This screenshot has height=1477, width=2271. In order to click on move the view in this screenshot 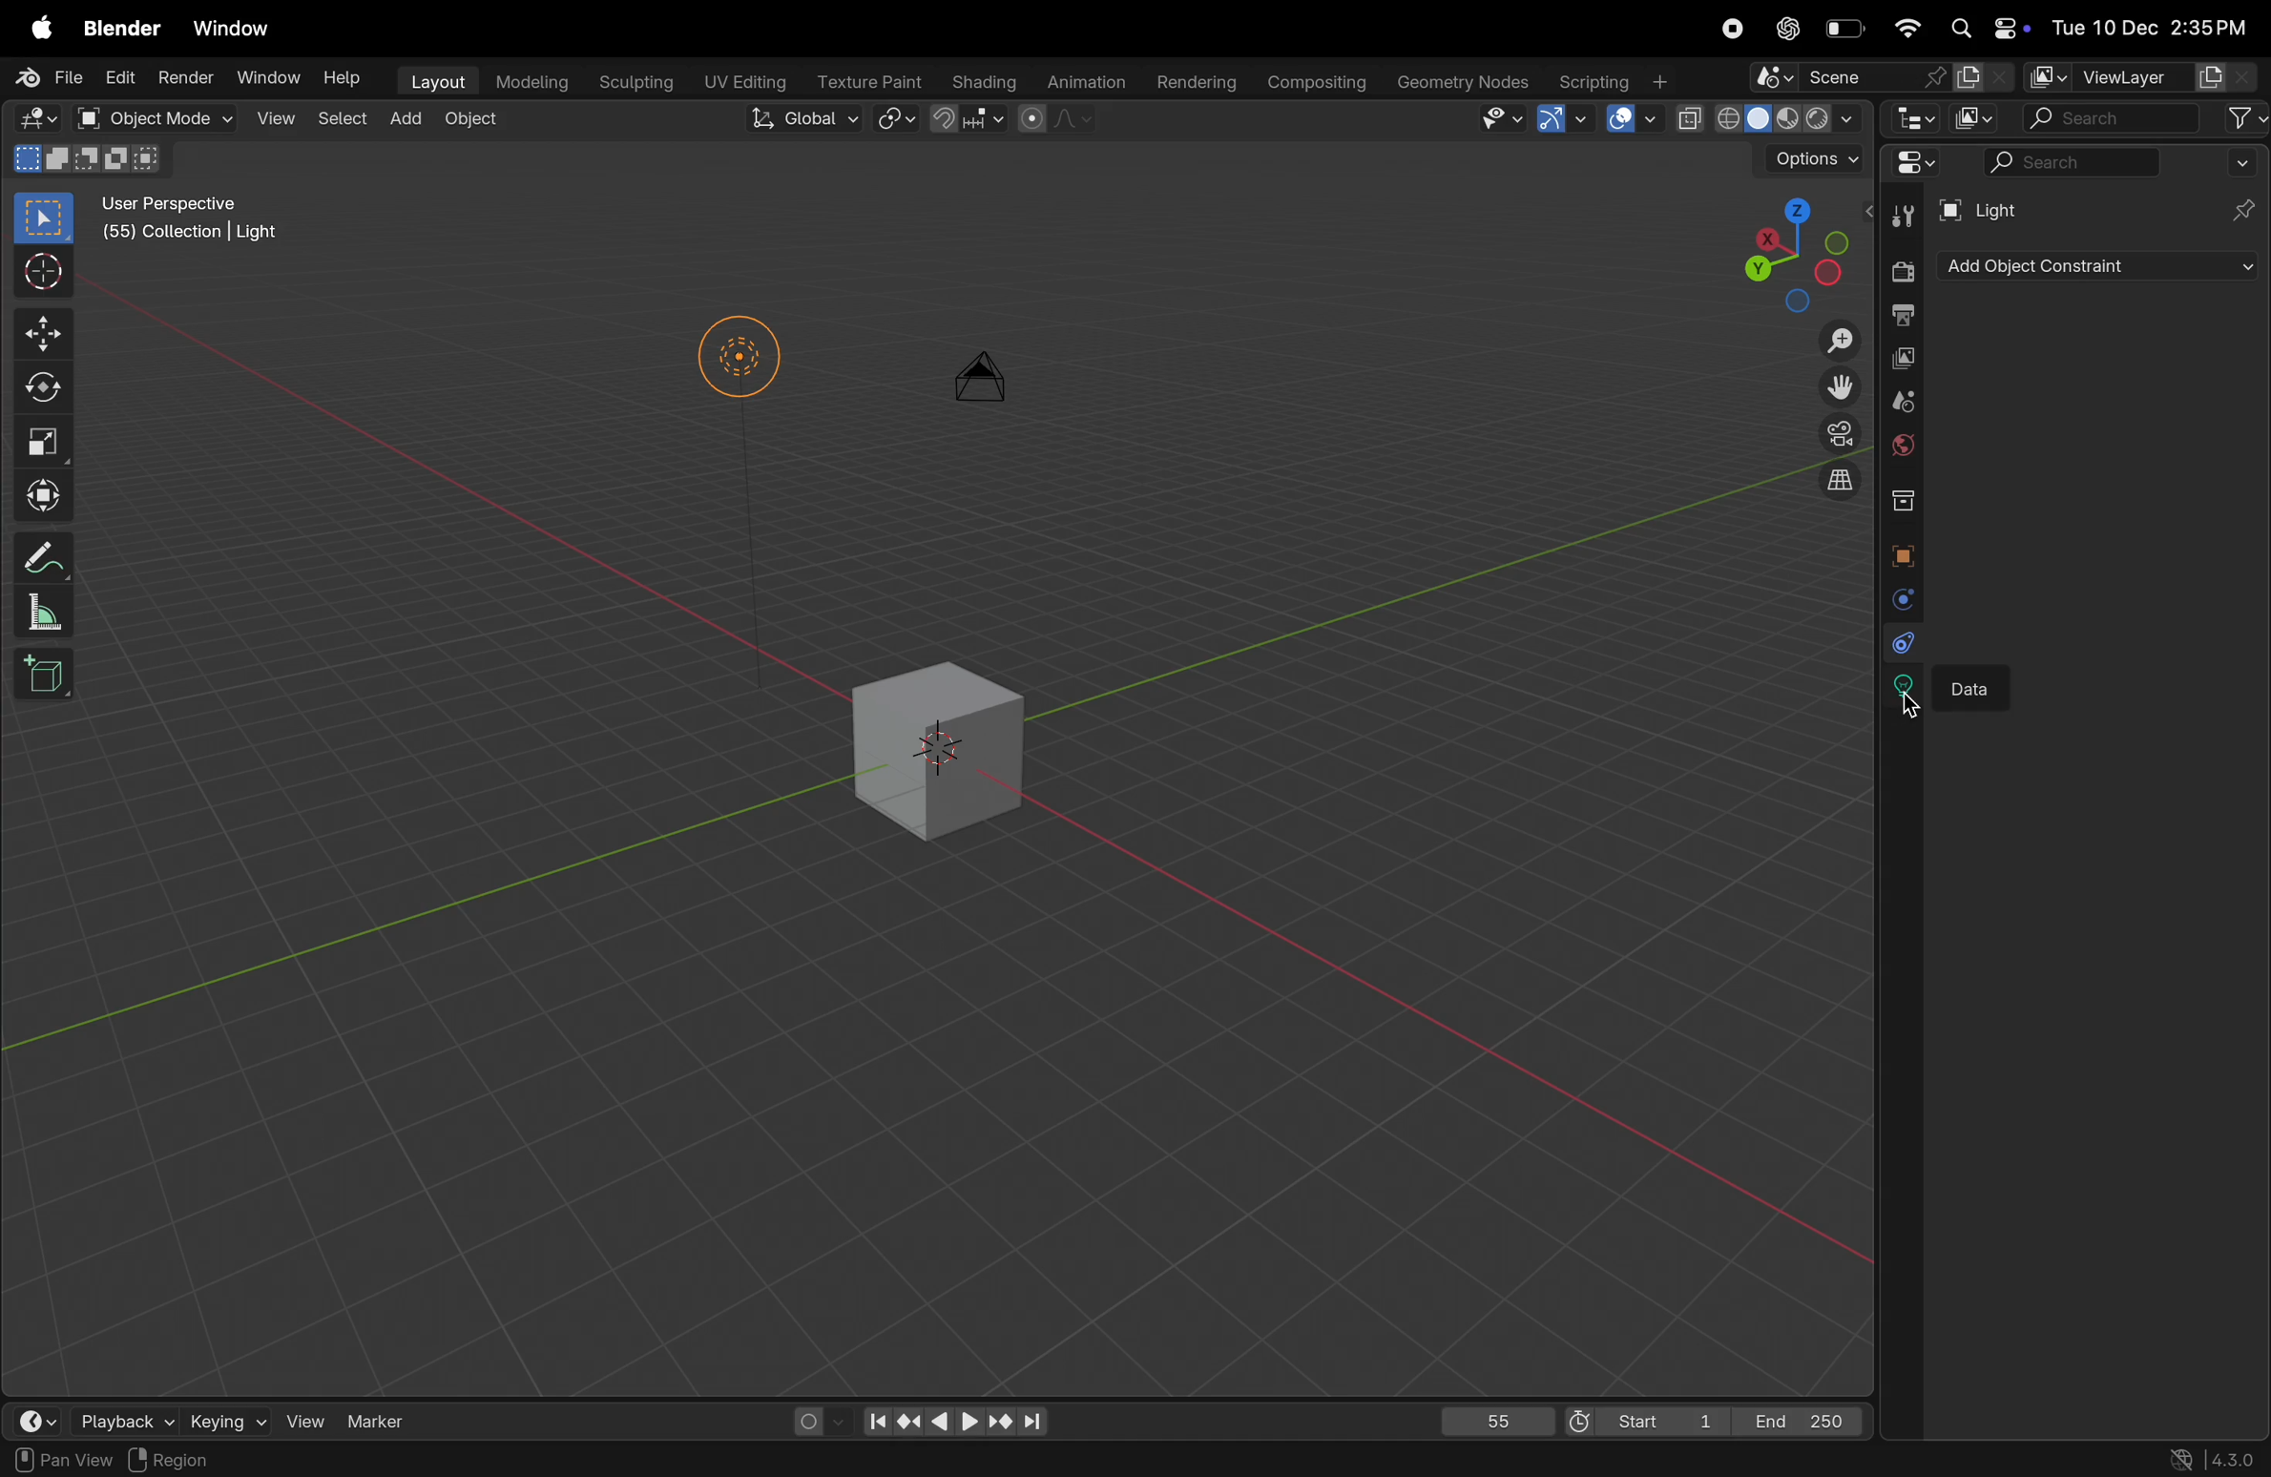, I will do `click(1841, 389)`.